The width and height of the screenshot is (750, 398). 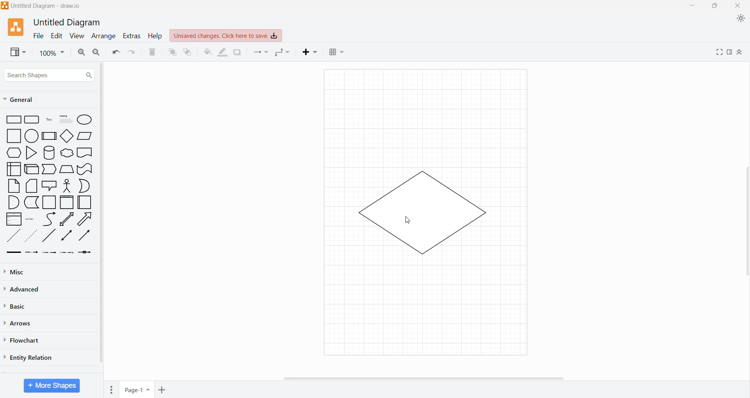 What do you see at coordinates (718, 52) in the screenshot?
I see `FullScreen` at bounding box center [718, 52].